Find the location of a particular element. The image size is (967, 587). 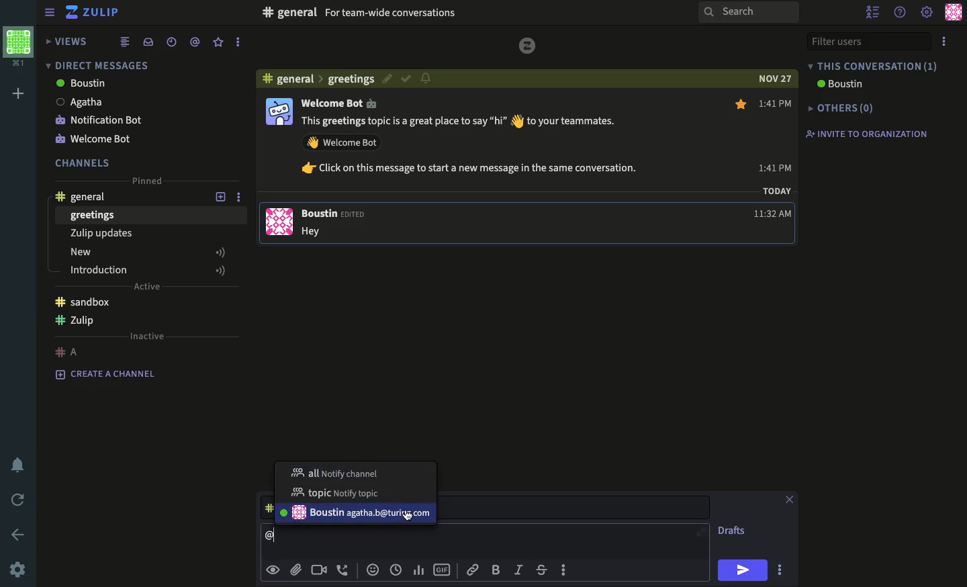

drafts is located at coordinates (732, 529).